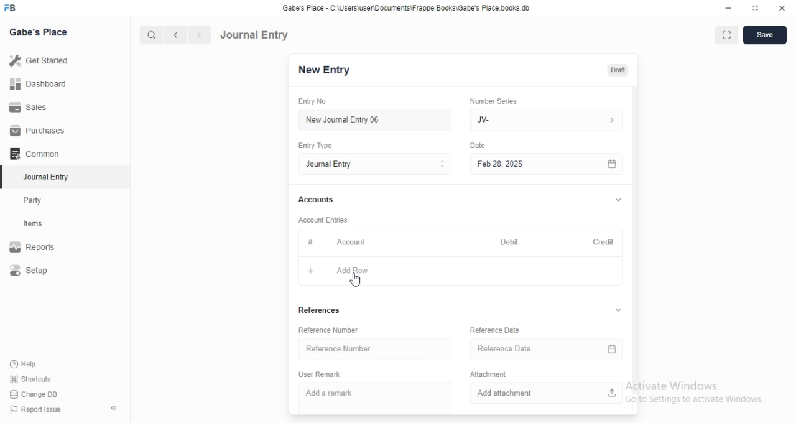 The width and height of the screenshot is (796, 423). Describe the element at coordinates (612, 164) in the screenshot. I see `calender` at that location.